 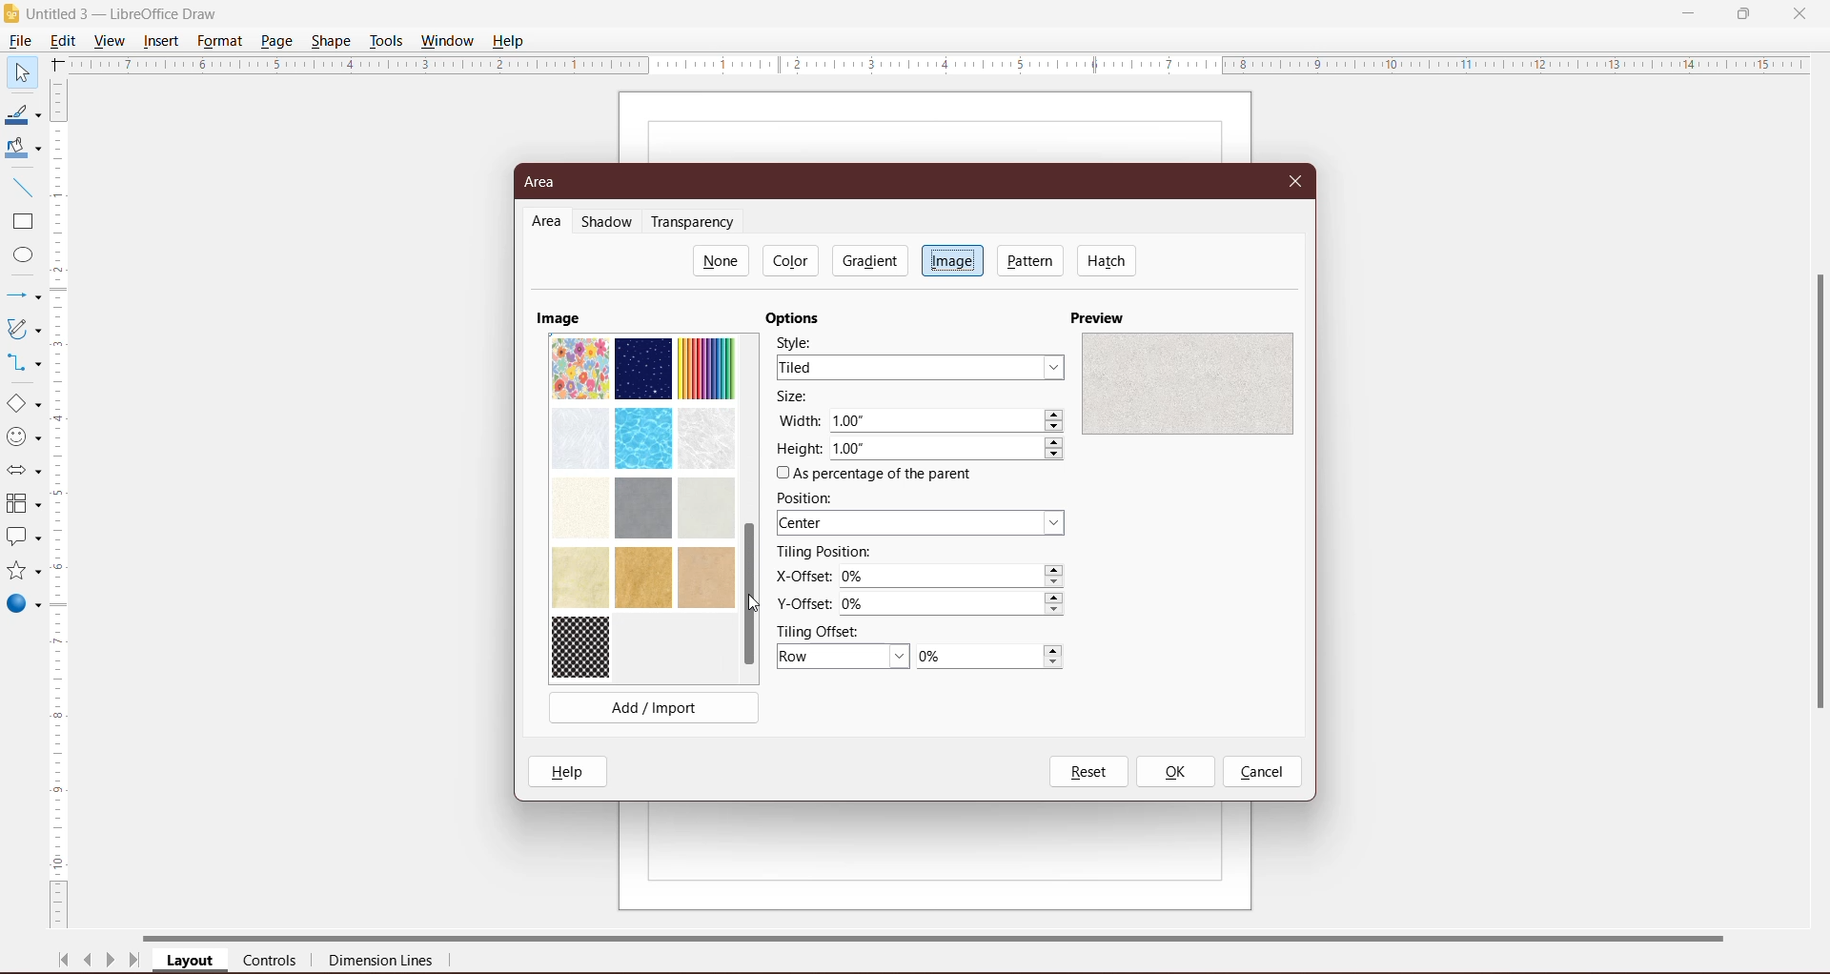 I want to click on Set Tiling Offest, so click(x=844, y=658).